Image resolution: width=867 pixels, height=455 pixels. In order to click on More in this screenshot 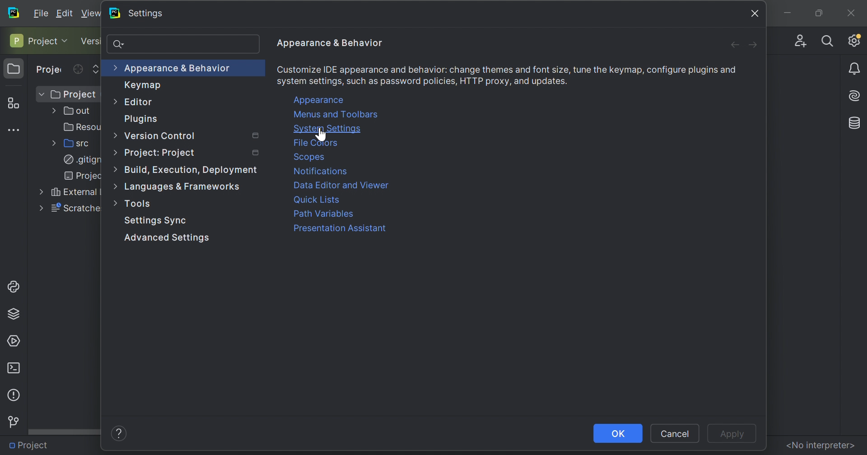, I will do `click(38, 209)`.